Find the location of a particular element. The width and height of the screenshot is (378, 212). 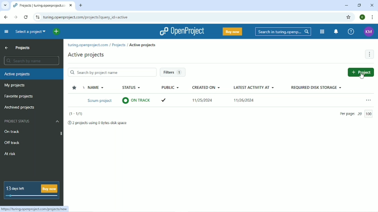

Off track is located at coordinates (13, 143).